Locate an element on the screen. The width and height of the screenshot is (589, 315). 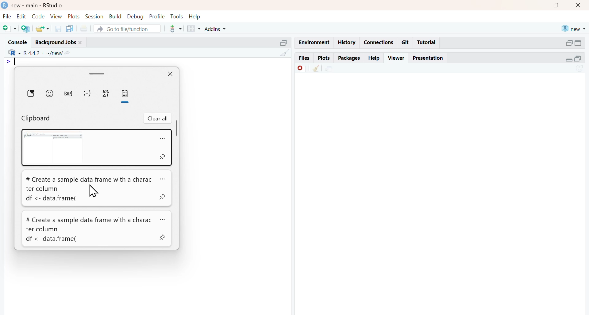
plots is located at coordinates (325, 58).